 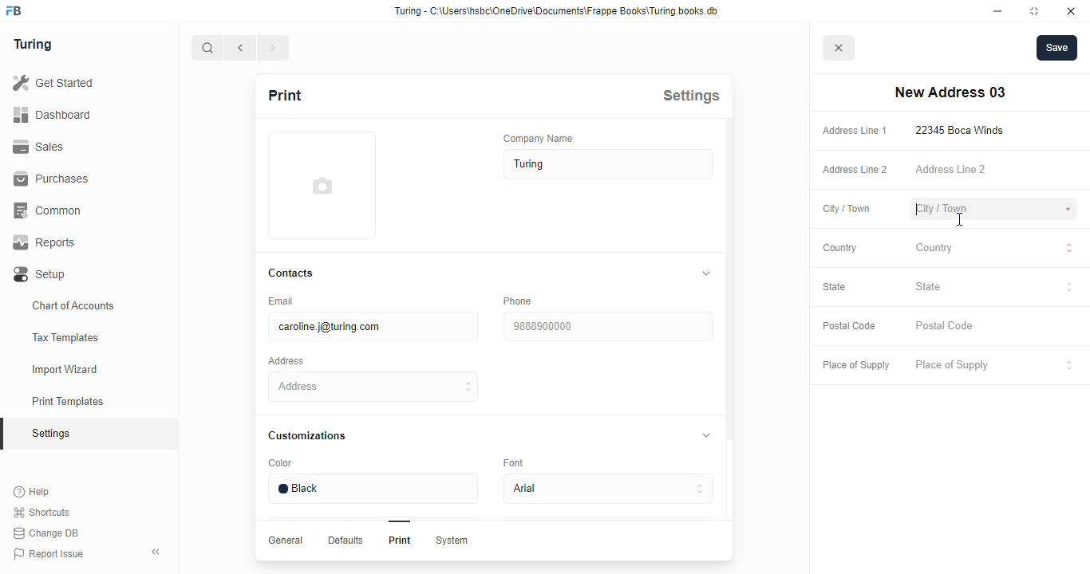 I want to click on 22345 Boca Winds, so click(x=963, y=130).